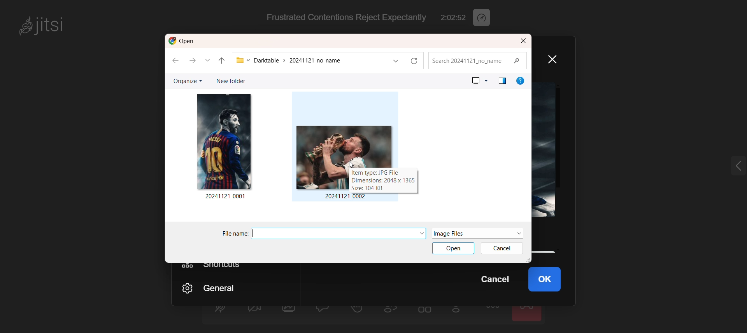 This screenshot has height=333, width=747. I want to click on toggle view, so click(425, 312).